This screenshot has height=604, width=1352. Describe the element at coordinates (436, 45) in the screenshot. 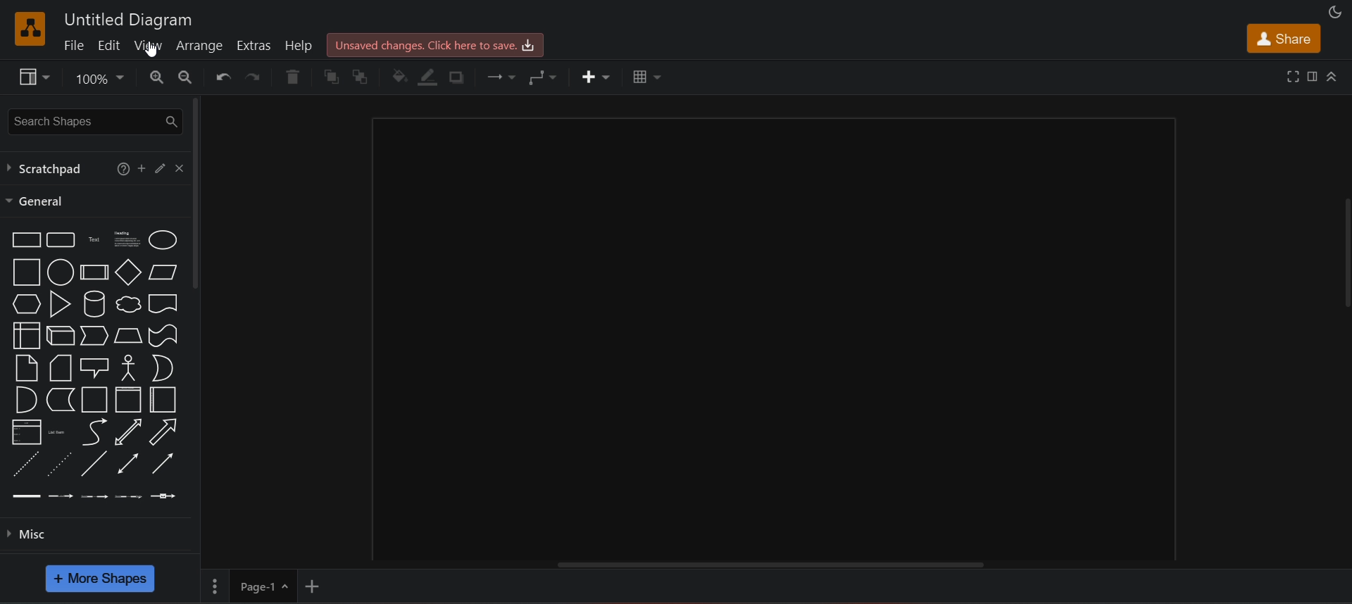

I see `click here to save.` at that location.